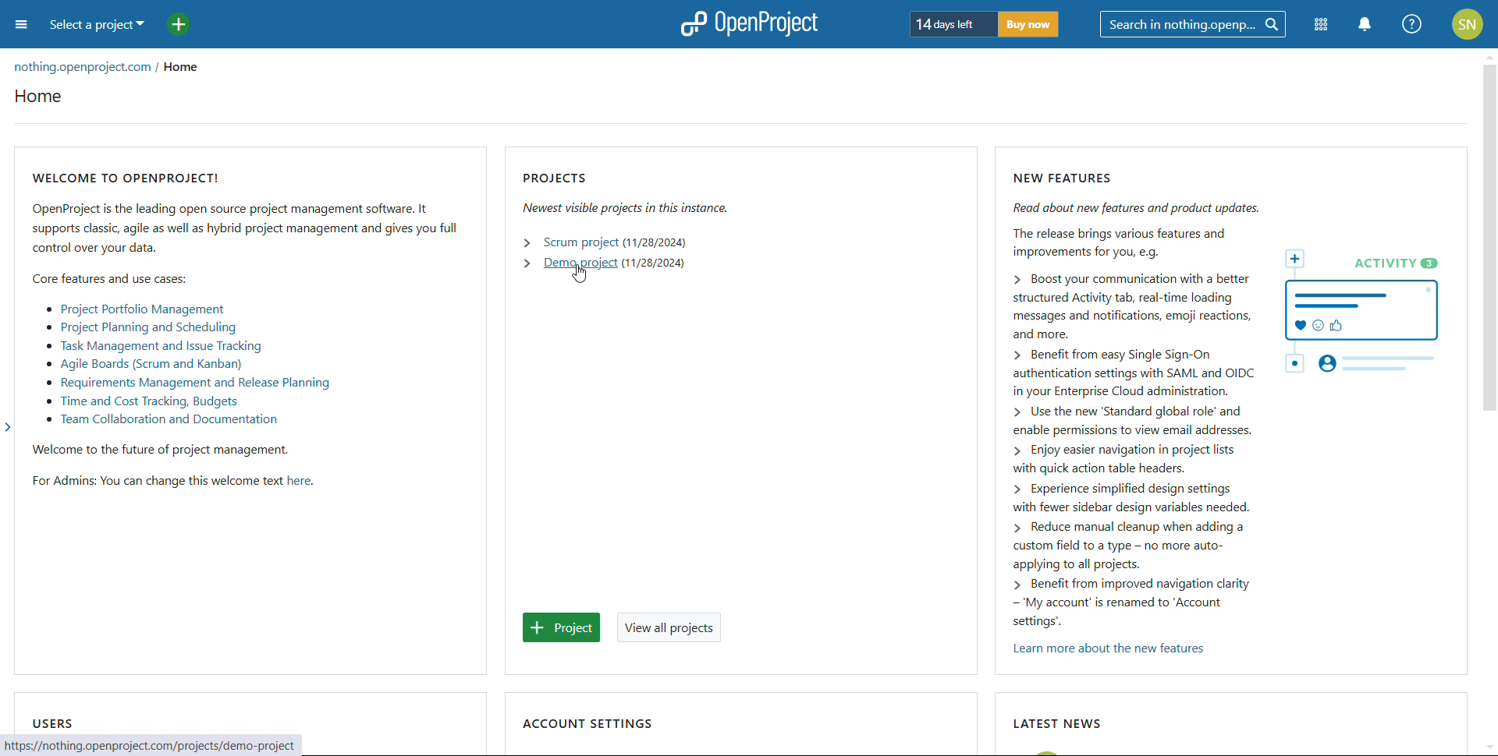  What do you see at coordinates (1193, 24) in the screenshot?
I see `search` at bounding box center [1193, 24].